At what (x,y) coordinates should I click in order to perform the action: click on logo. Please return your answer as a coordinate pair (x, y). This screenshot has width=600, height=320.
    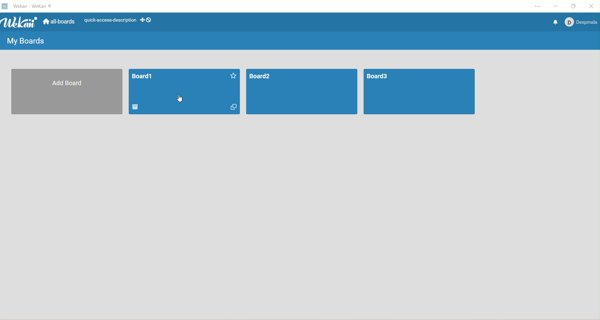
    Looking at the image, I should click on (5, 7).